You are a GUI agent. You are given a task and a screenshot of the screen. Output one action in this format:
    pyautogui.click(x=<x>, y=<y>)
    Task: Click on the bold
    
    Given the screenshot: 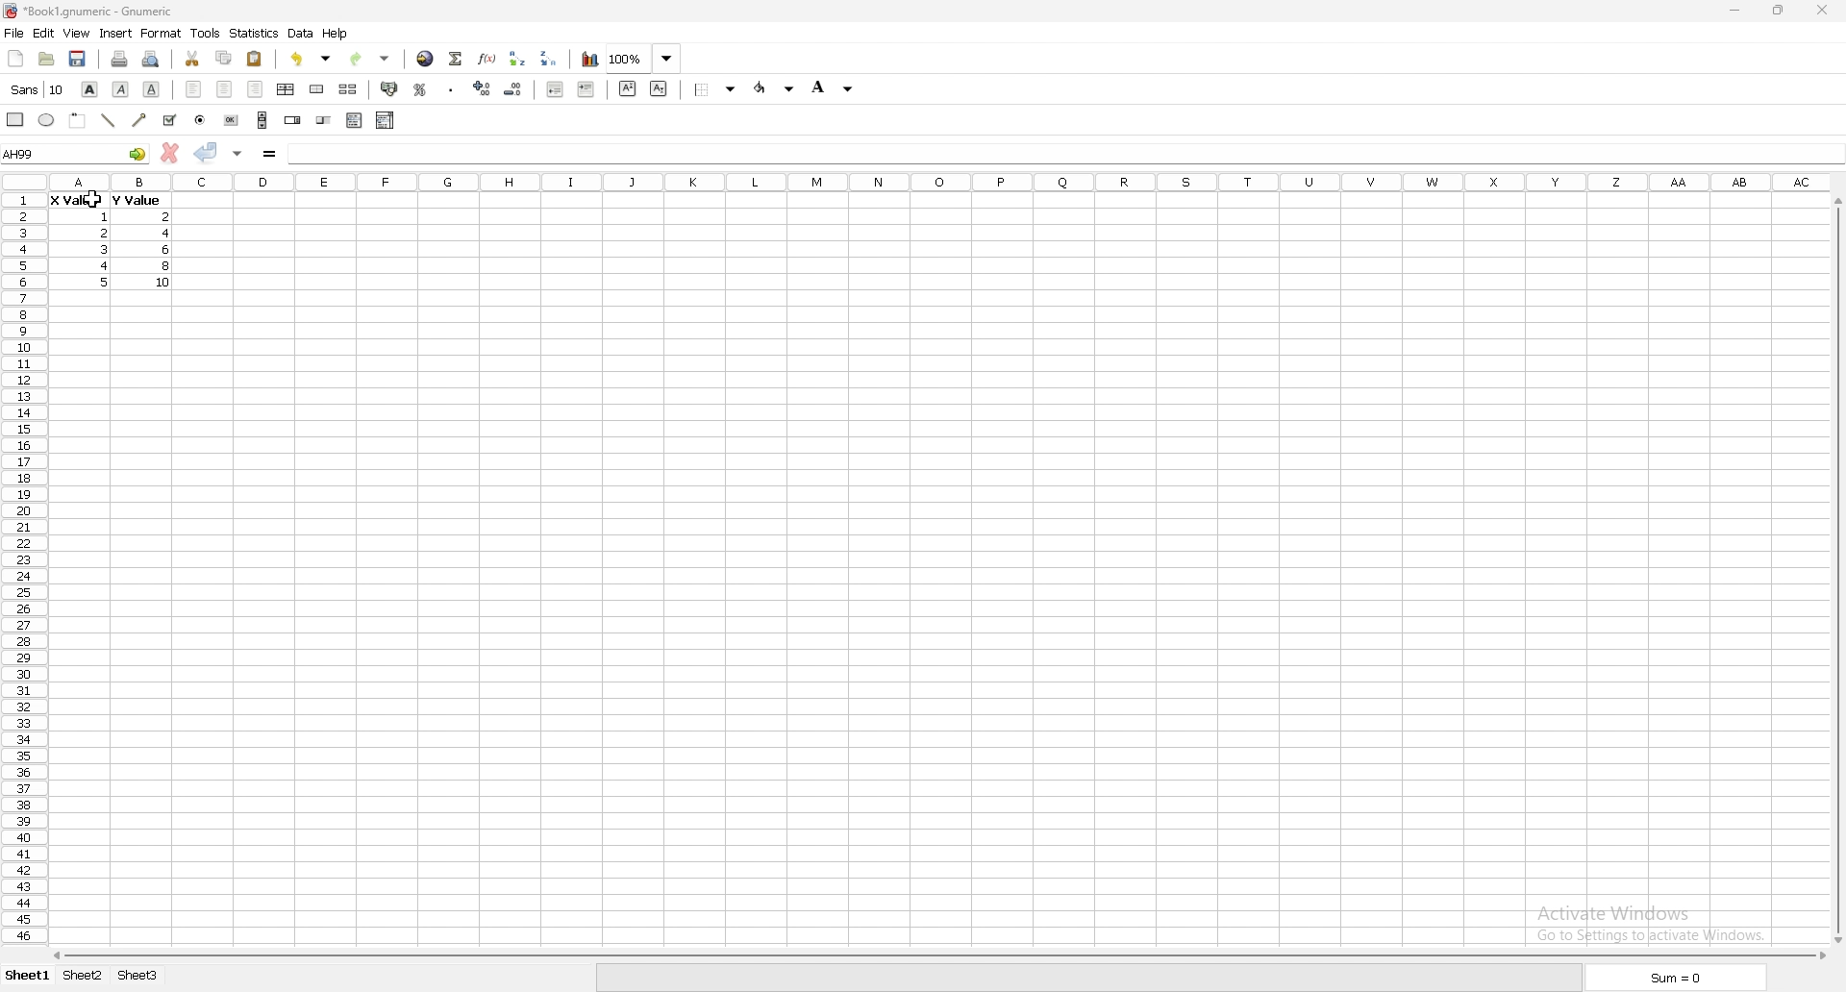 What is the action you would take?
    pyautogui.click(x=90, y=88)
    